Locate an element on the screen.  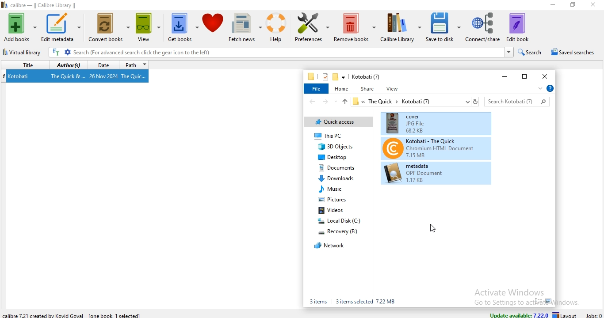
large icon view is located at coordinates (549, 301).